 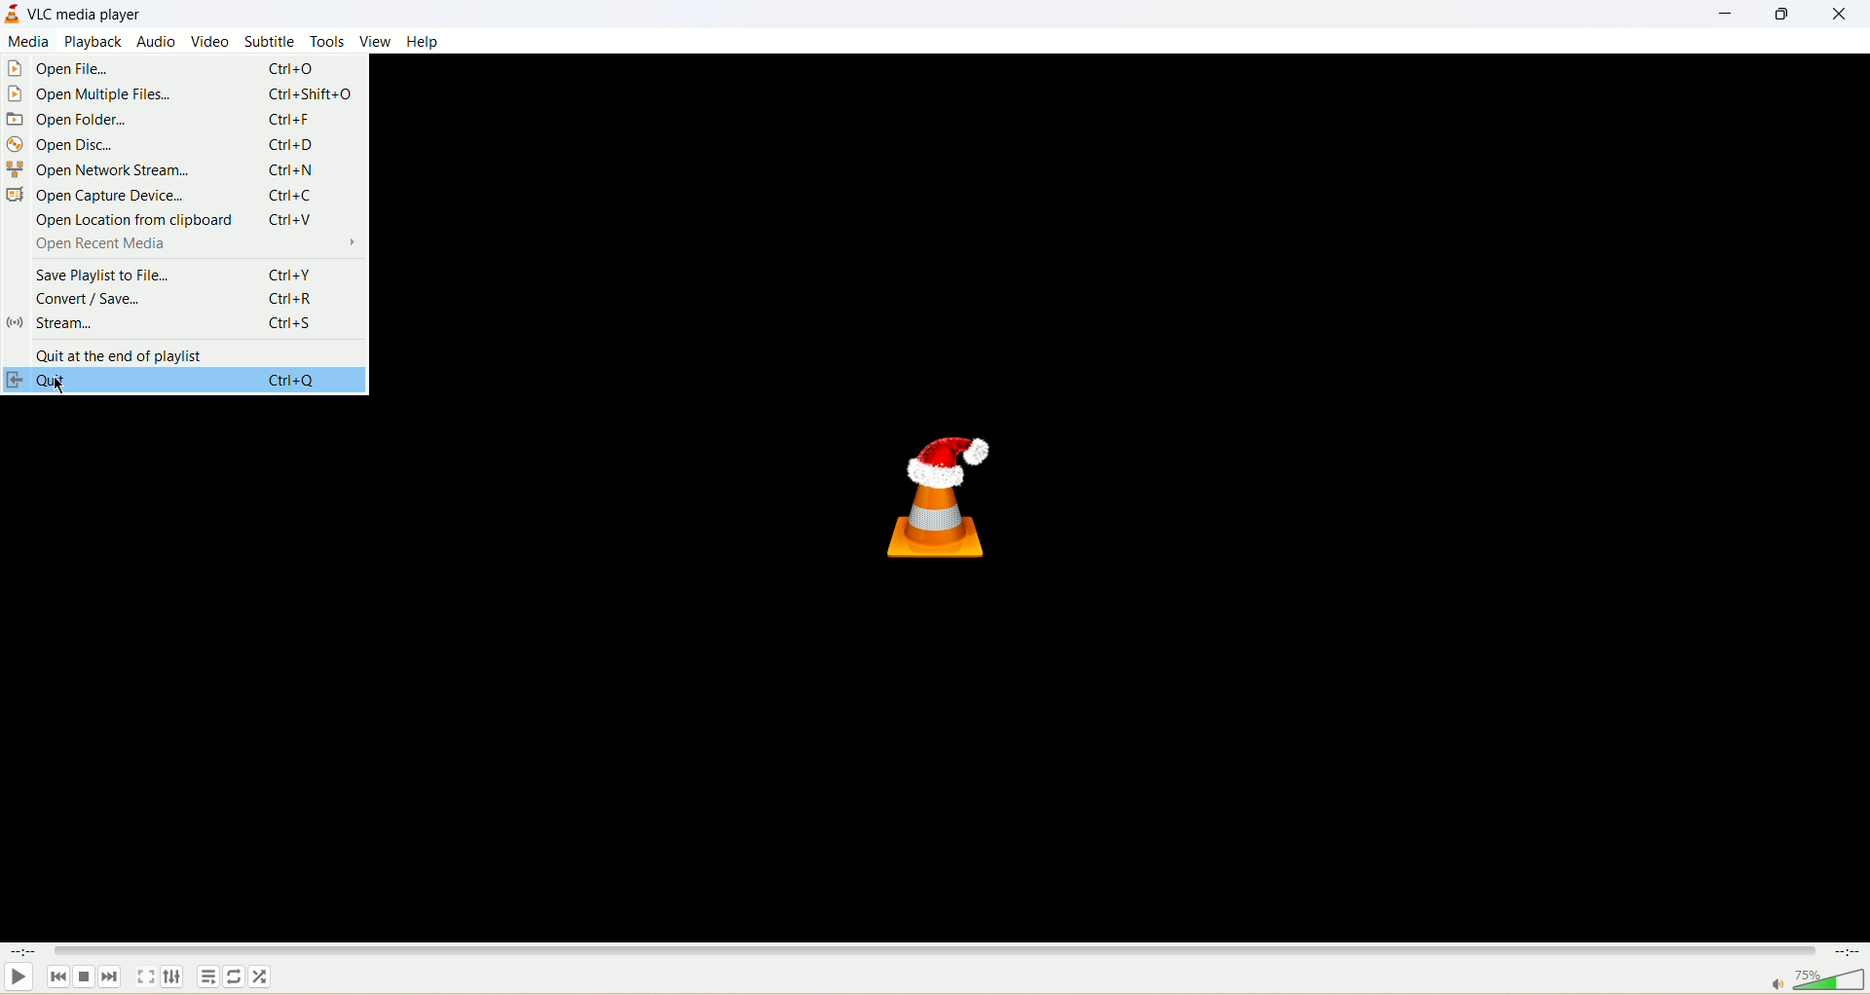 I want to click on media, so click(x=28, y=44).